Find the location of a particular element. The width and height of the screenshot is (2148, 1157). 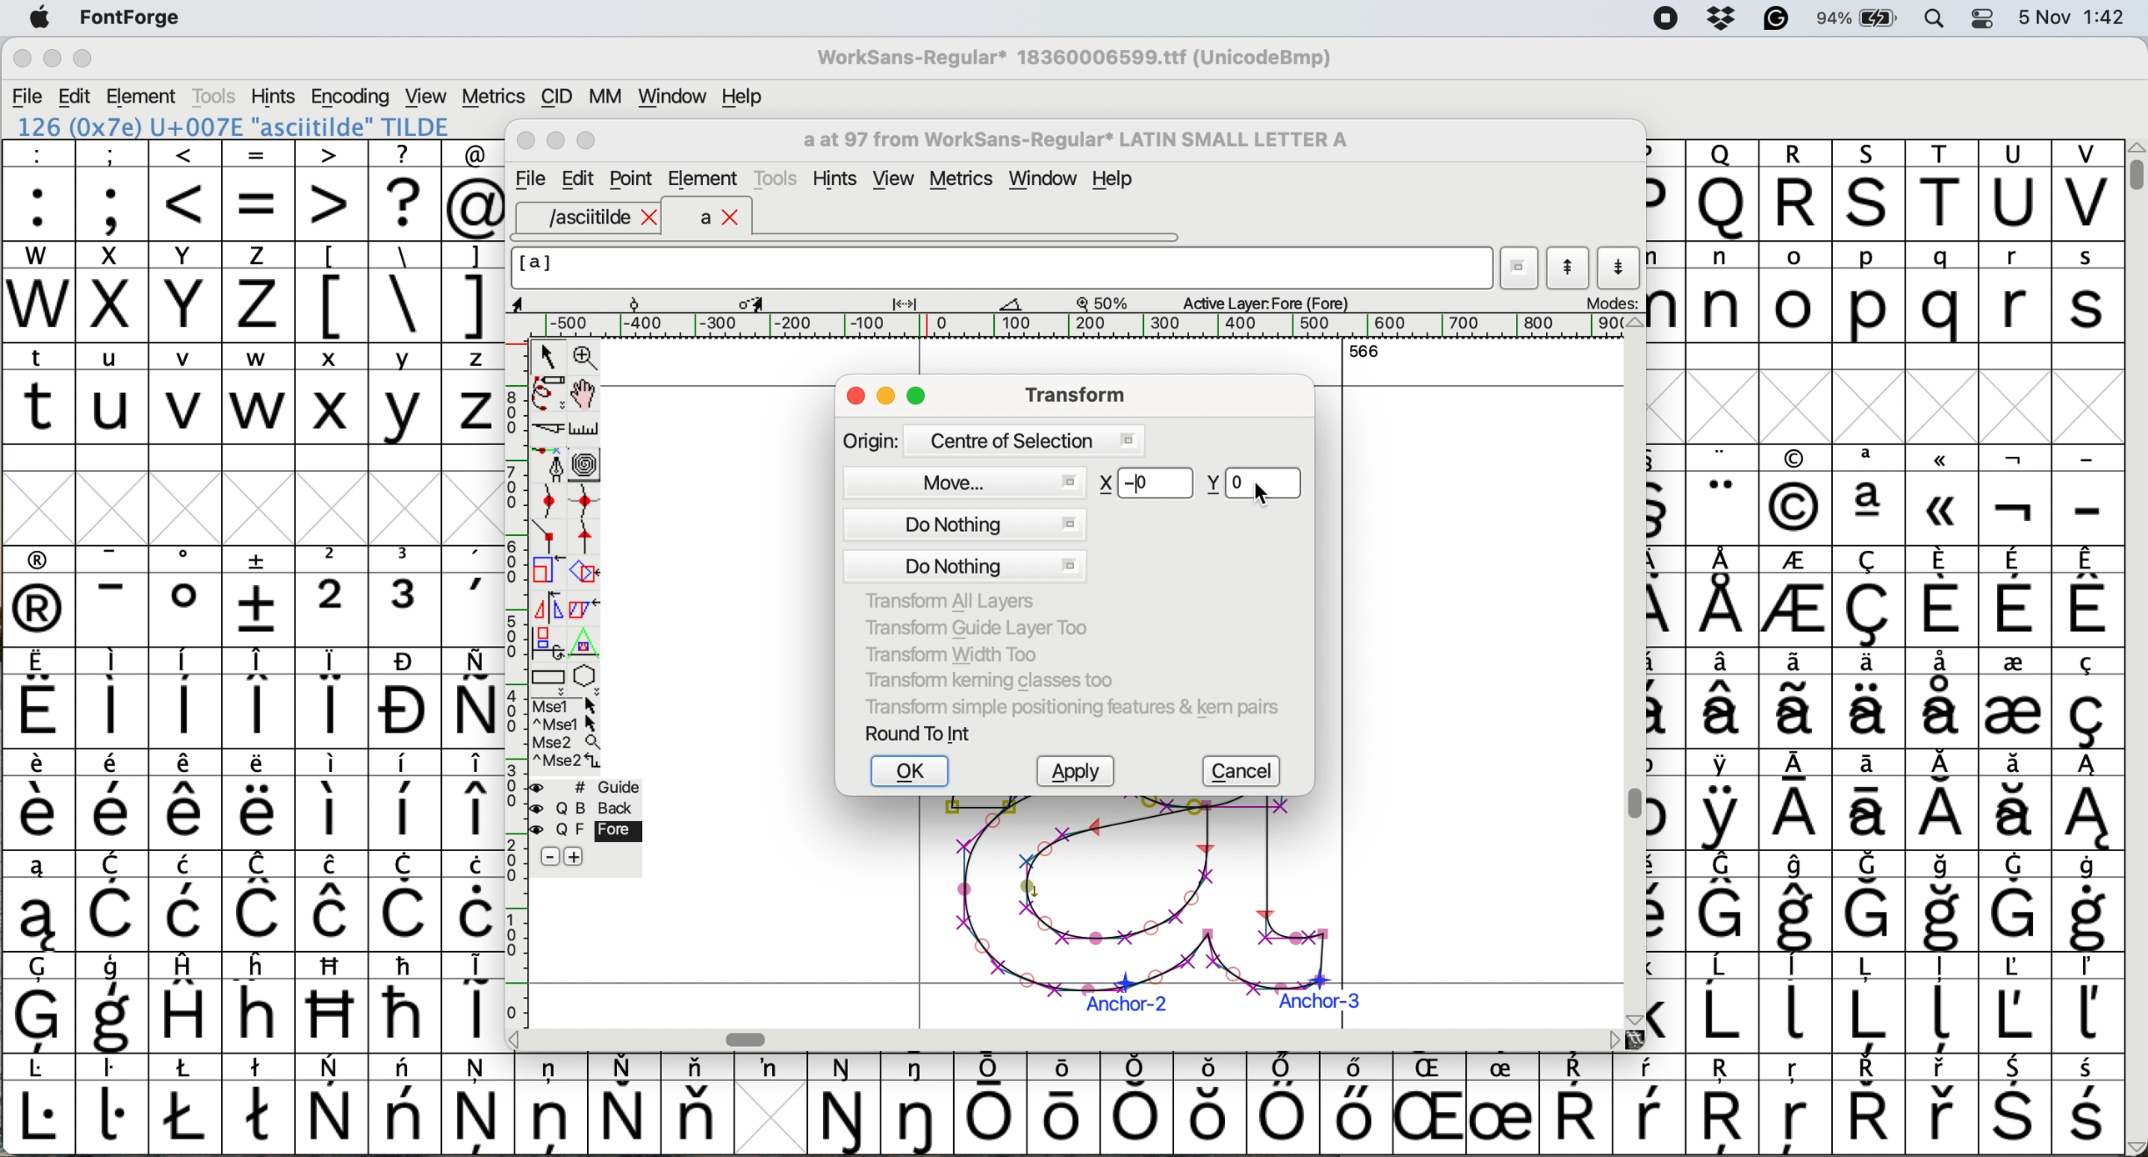

close is located at coordinates (22, 61).